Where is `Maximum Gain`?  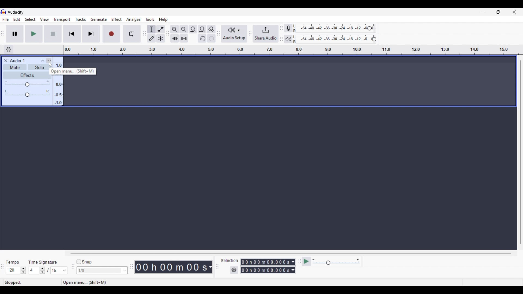 Maximum Gain is located at coordinates (48, 81).